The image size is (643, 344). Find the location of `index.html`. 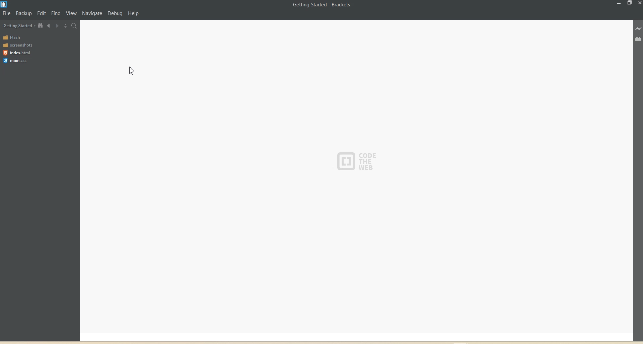

index.html is located at coordinates (16, 53).